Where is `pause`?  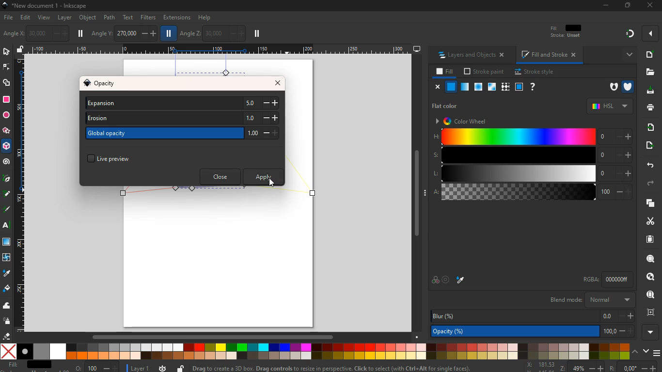 pause is located at coordinates (81, 33).